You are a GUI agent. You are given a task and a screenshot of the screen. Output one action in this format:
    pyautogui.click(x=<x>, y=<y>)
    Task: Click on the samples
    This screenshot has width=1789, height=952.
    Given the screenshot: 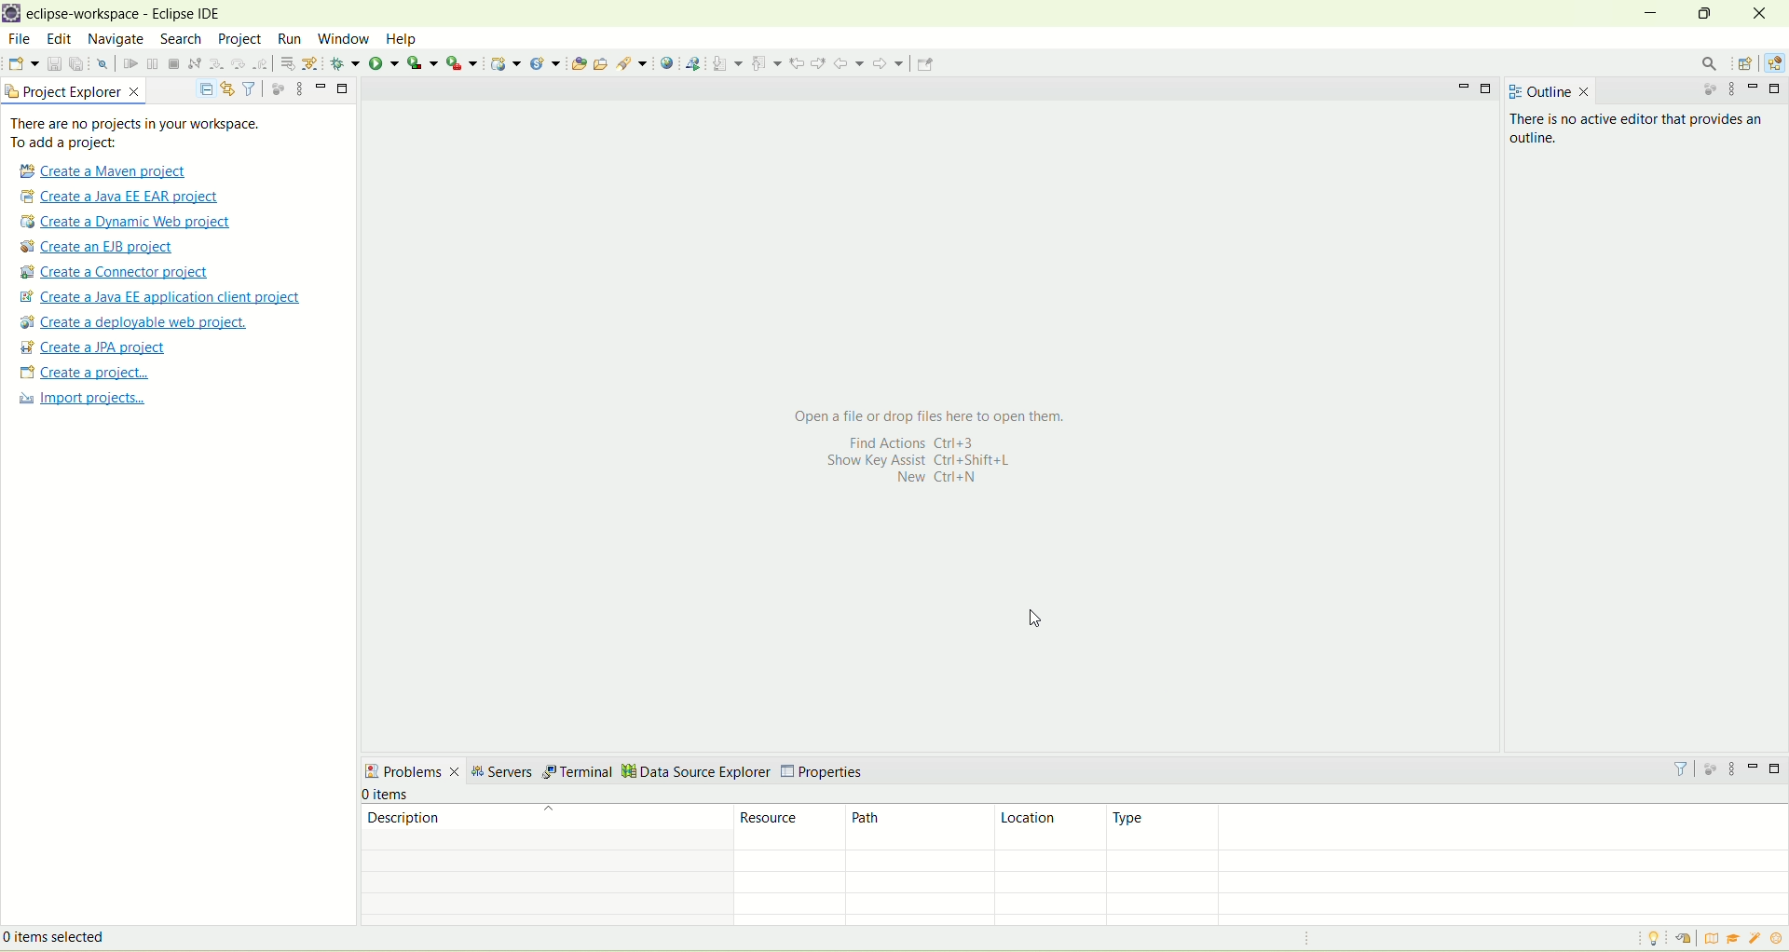 What is the action you would take?
    pyautogui.click(x=1756, y=939)
    